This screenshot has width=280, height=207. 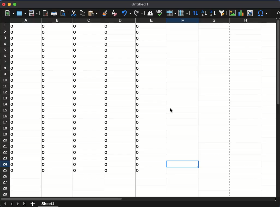 What do you see at coordinates (126, 13) in the screenshot?
I see `undo` at bounding box center [126, 13].